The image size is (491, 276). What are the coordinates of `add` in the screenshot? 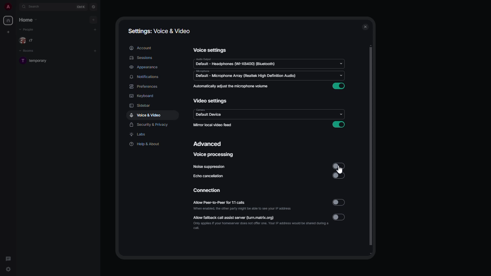 It's located at (96, 51).